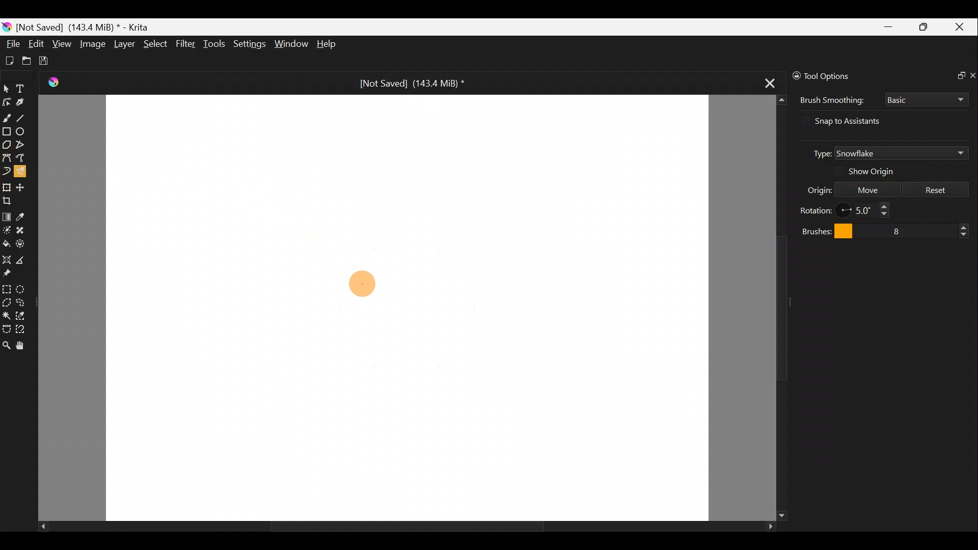 The height and width of the screenshot is (550, 978). What do you see at coordinates (7, 28) in the screenshot?
I see `Krita logo` at bounding box center [7, 28].